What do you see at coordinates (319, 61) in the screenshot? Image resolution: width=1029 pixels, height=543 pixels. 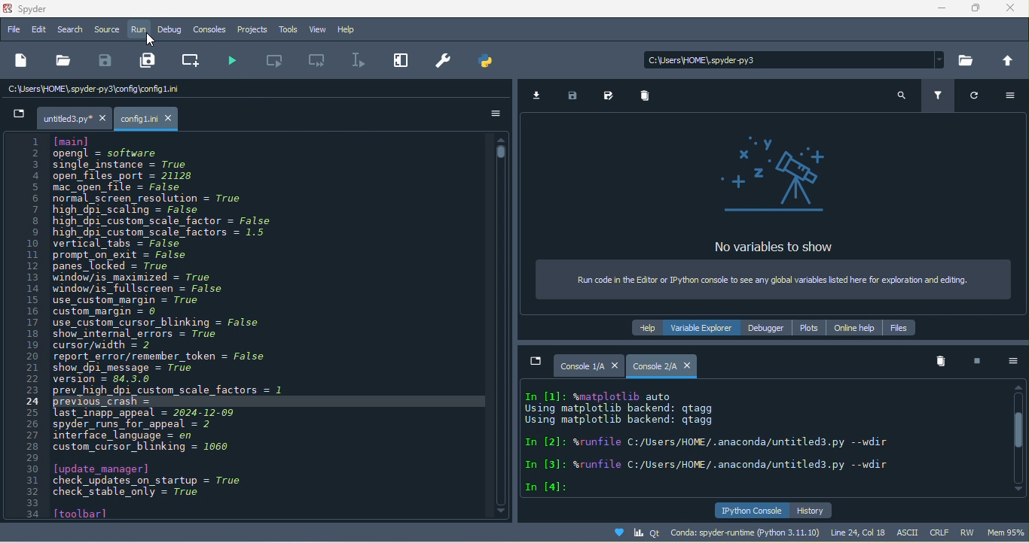 I see `run current cell and go to the next one` at bounding box center [319, 61].